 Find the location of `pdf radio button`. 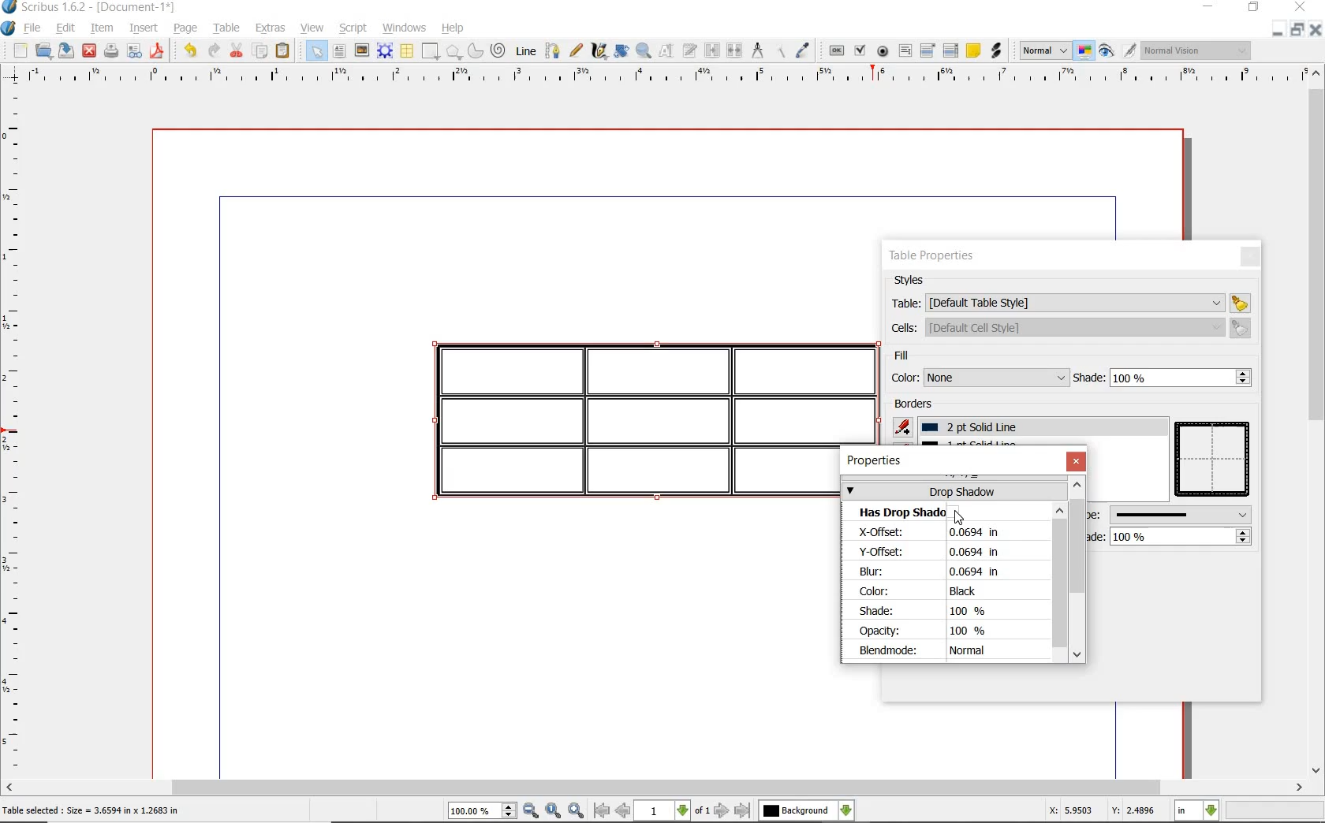

pdf radio button is located at coordinates (883, 52).